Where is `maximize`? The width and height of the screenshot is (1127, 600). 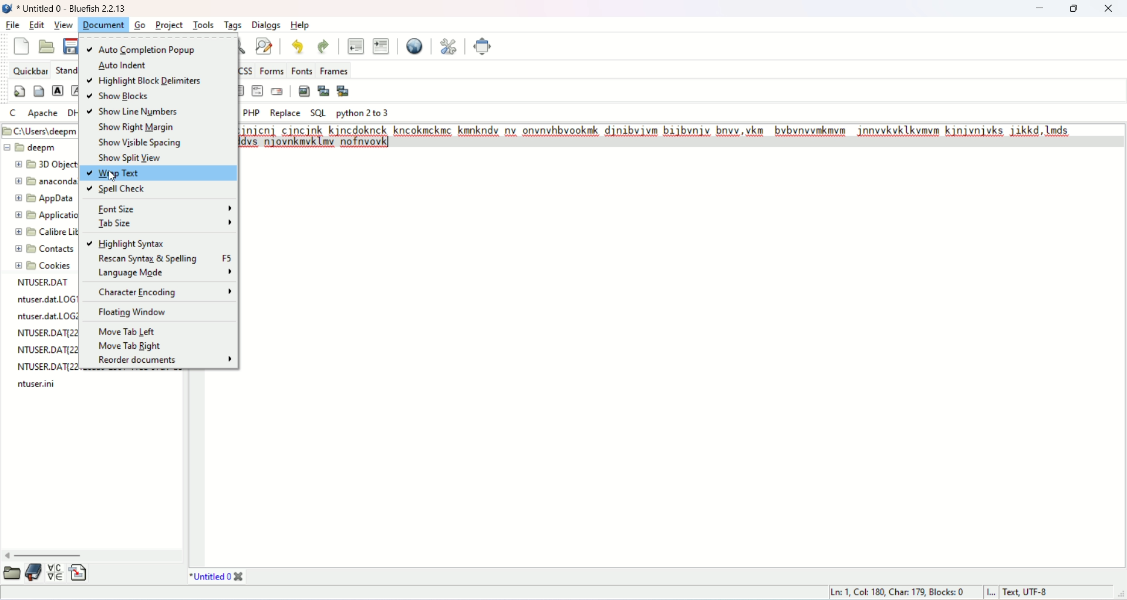
maximize is located at coordinates (1077, 8).